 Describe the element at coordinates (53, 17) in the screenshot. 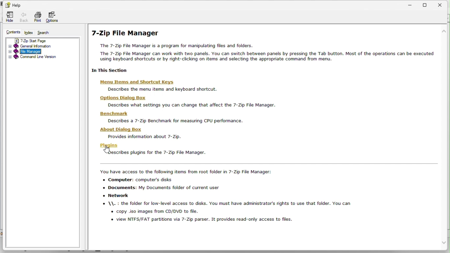

I see `Options` at that location.